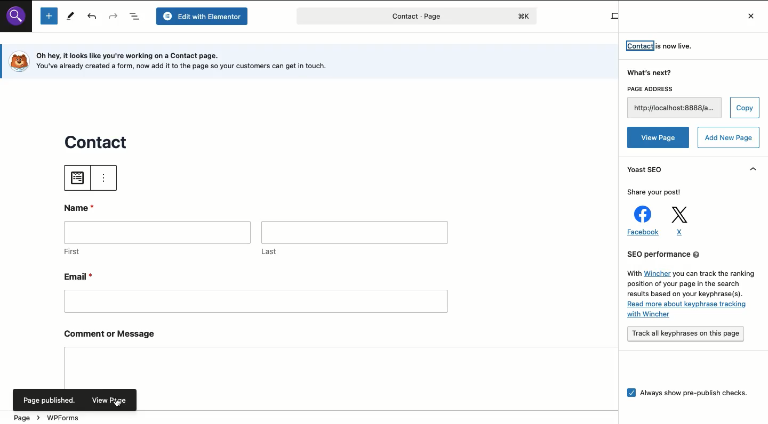  I want to click on Redo, so click(114, 17).